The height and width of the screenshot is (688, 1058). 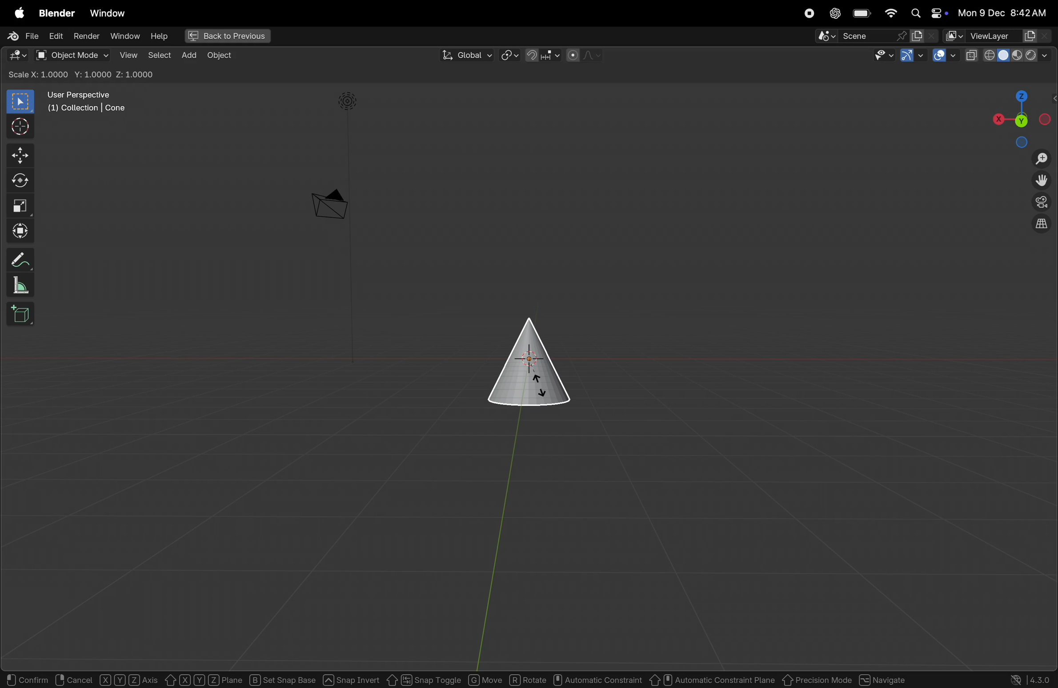 I want to click on camera perspetive, so click(x=329, y=204).